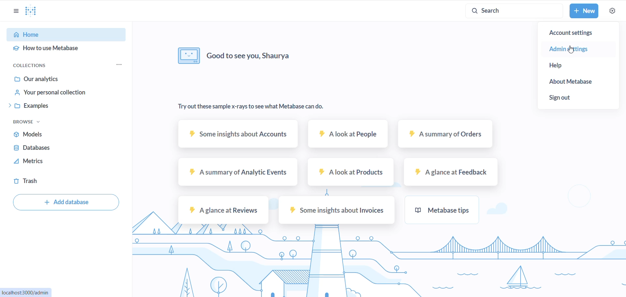 The width and height of the screenshot is (626, 297). Describe the element at coordinates (30, 121) in the screenshot. I see `BROWSE` at that location.